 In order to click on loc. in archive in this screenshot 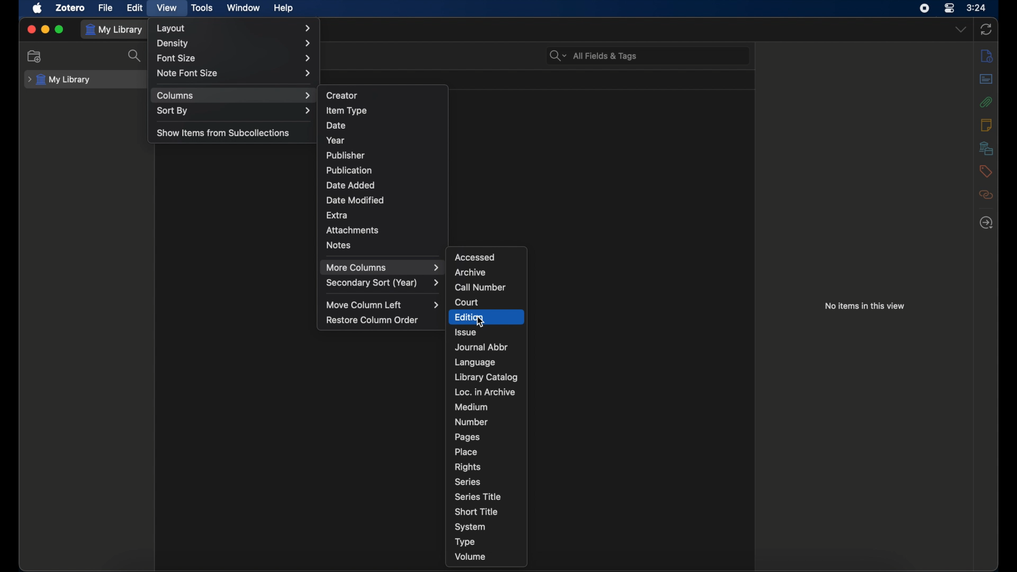, I will do `click(485, 391)`.